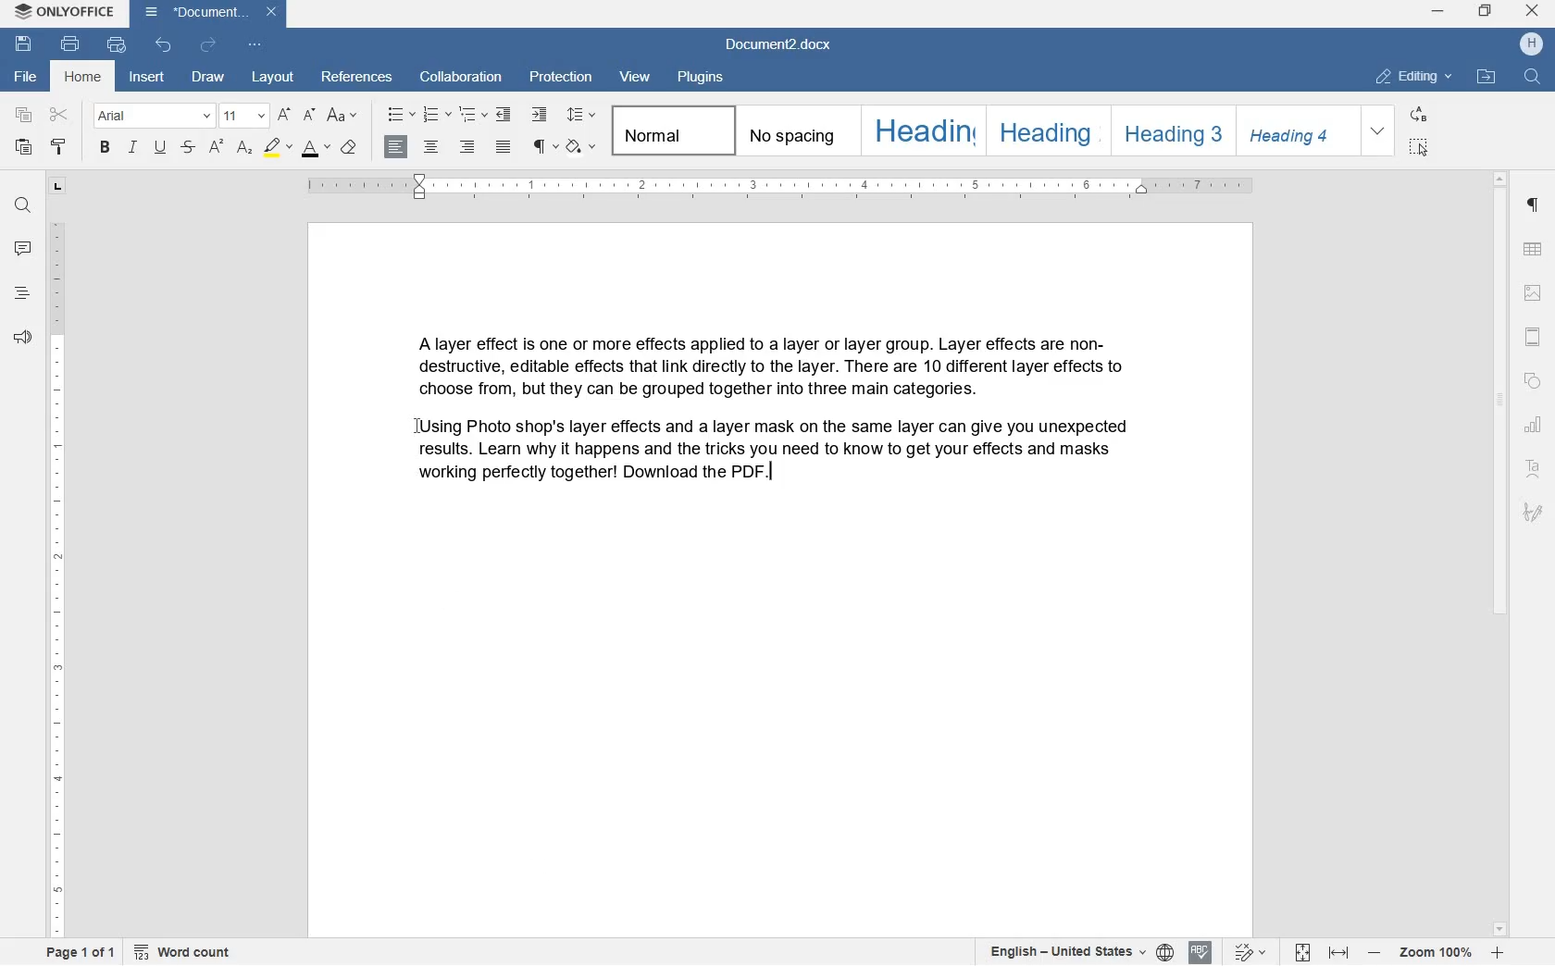  I want to click on PROTECTION, so click(561, 78).